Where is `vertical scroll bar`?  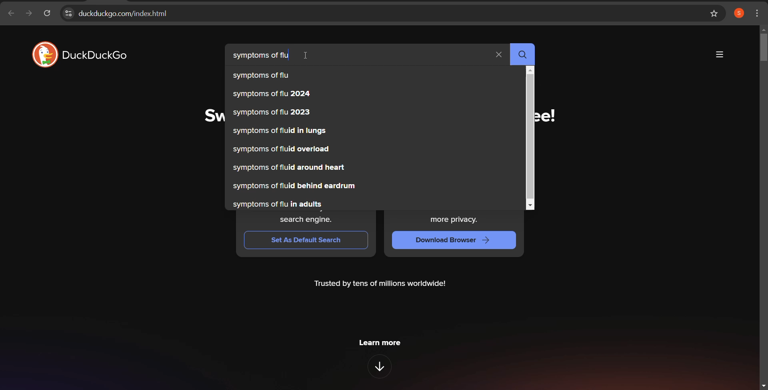
vertical scroll bar is located at coordinates (529, 137).